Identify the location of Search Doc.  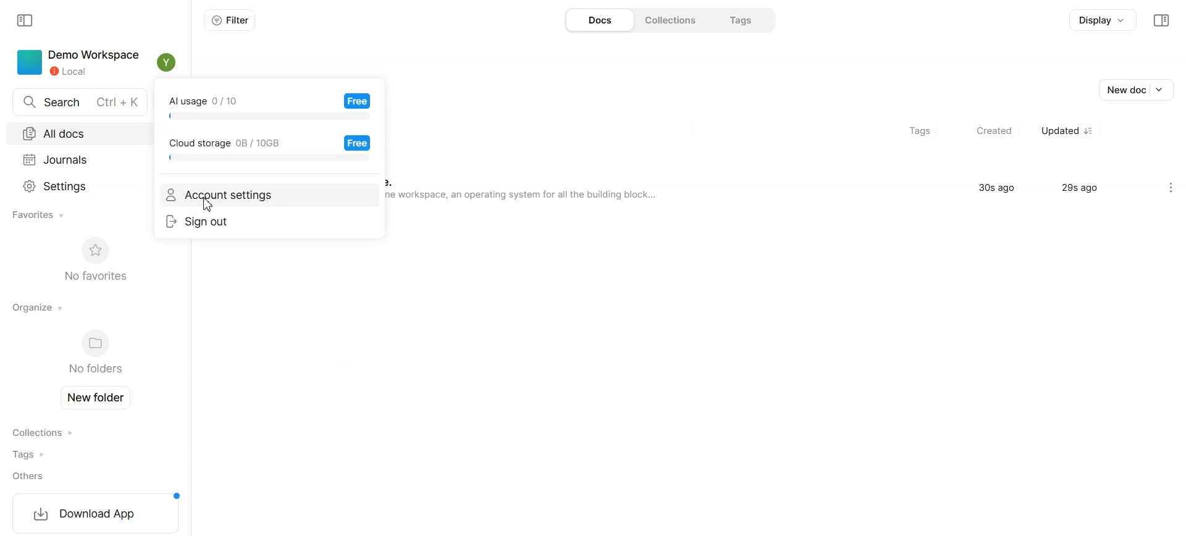
(76, 102).